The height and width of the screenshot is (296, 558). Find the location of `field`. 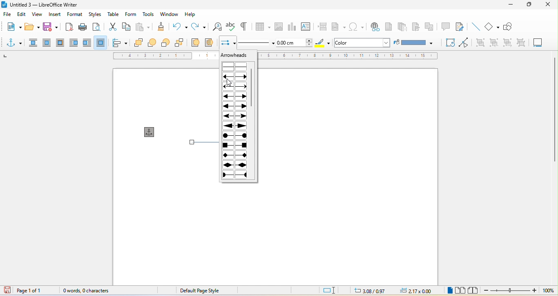

field is located at coordinates (339, 27).